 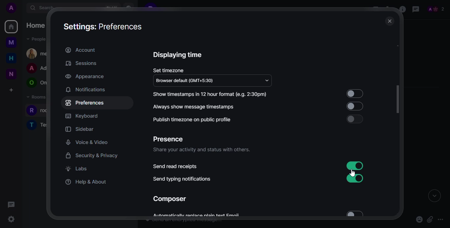 What do you see at coordinates (12, 8) in the screenshot?
I see `profile` at bounding box center [12, 8].